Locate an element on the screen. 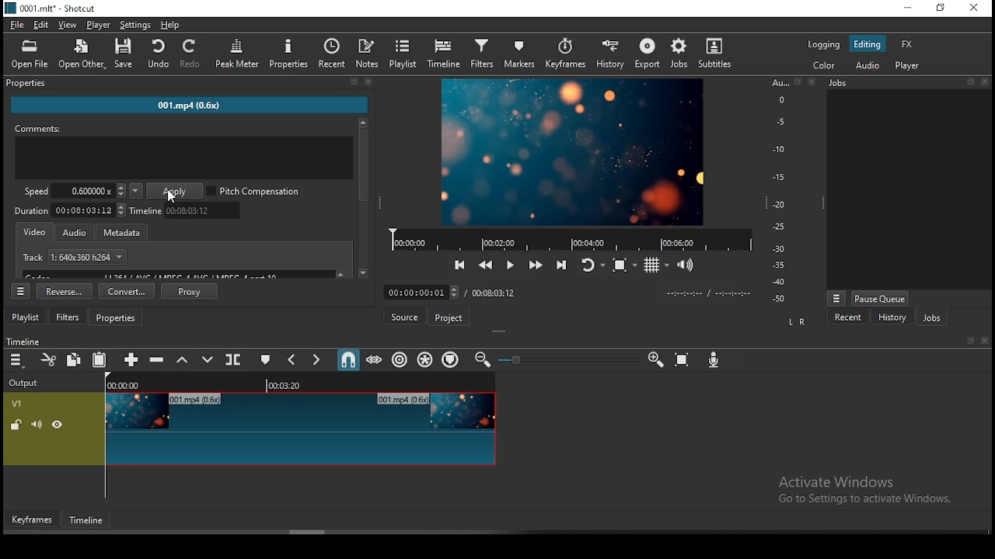 Image resolution: width=995 pixels, height=559 pixels. Detach is located at coordinates (798, 82).